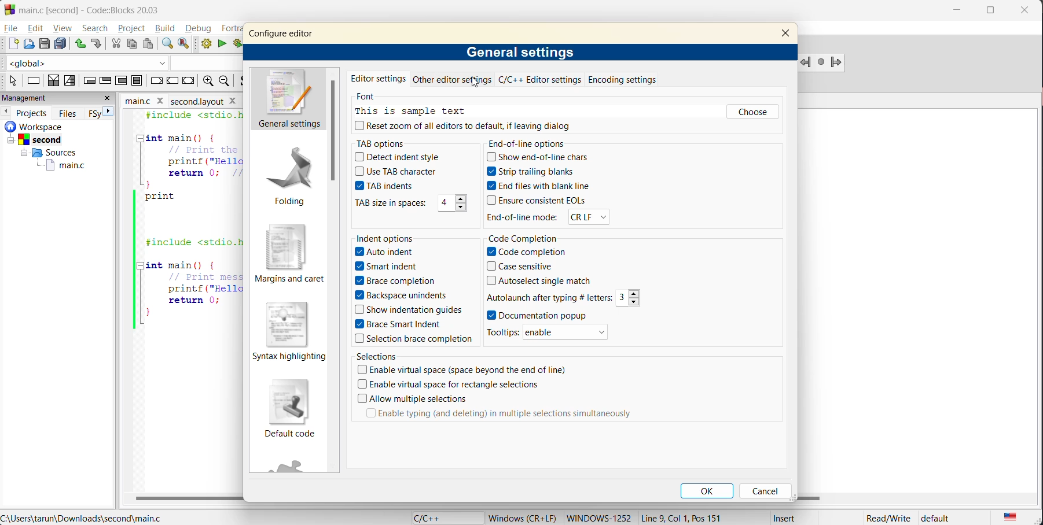 The width and height of the screenshot is (1043, 525). I want to click on Show end-of-line chars, so click(538, 156).